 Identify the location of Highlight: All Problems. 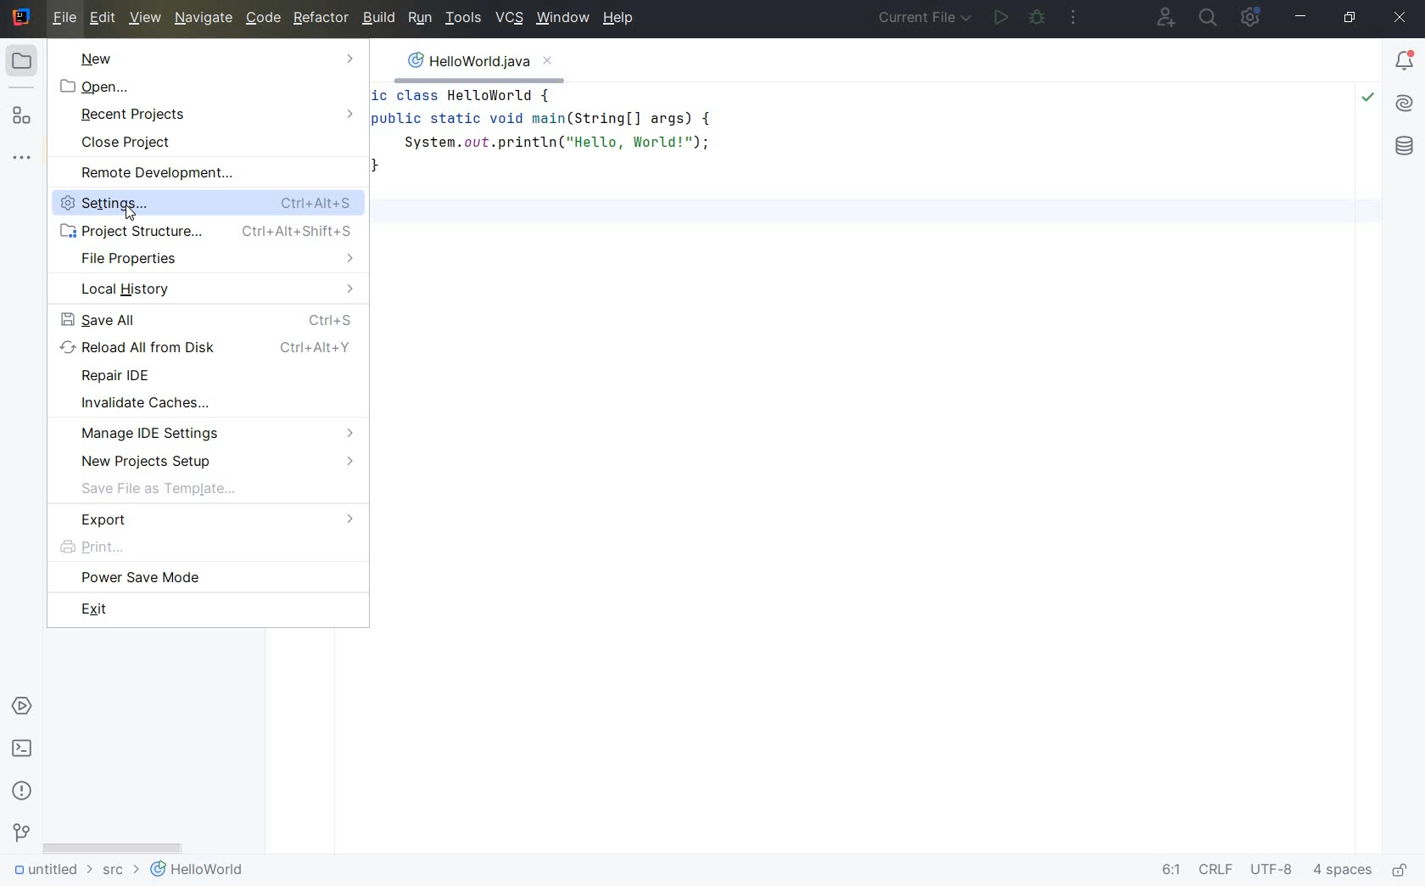
(1368, 99).